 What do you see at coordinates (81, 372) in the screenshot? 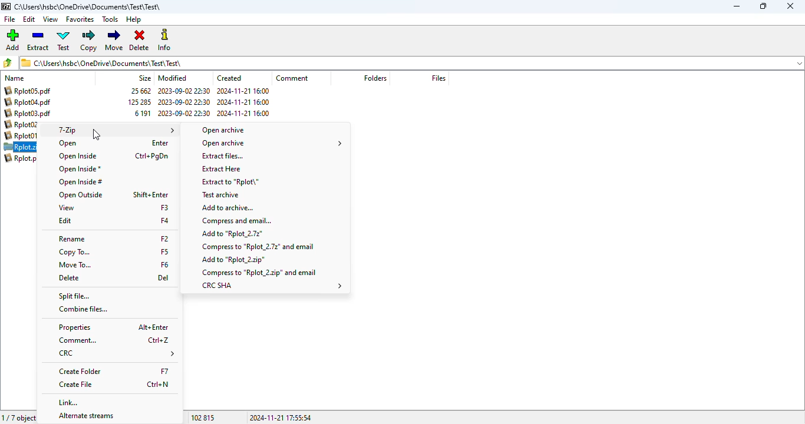
I see `Create folder` at bounding box center [81, 372].